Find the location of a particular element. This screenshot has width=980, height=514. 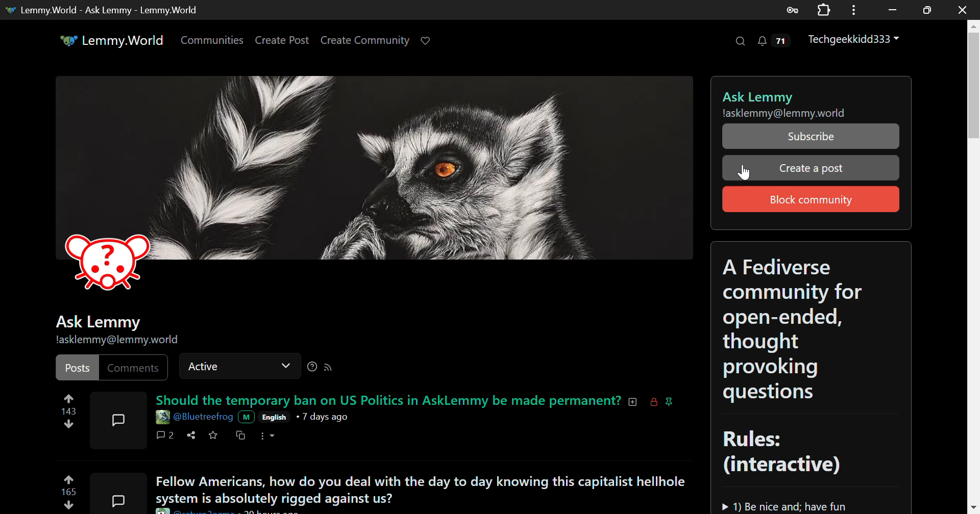

Create a post is located at coordinates (812, 167).